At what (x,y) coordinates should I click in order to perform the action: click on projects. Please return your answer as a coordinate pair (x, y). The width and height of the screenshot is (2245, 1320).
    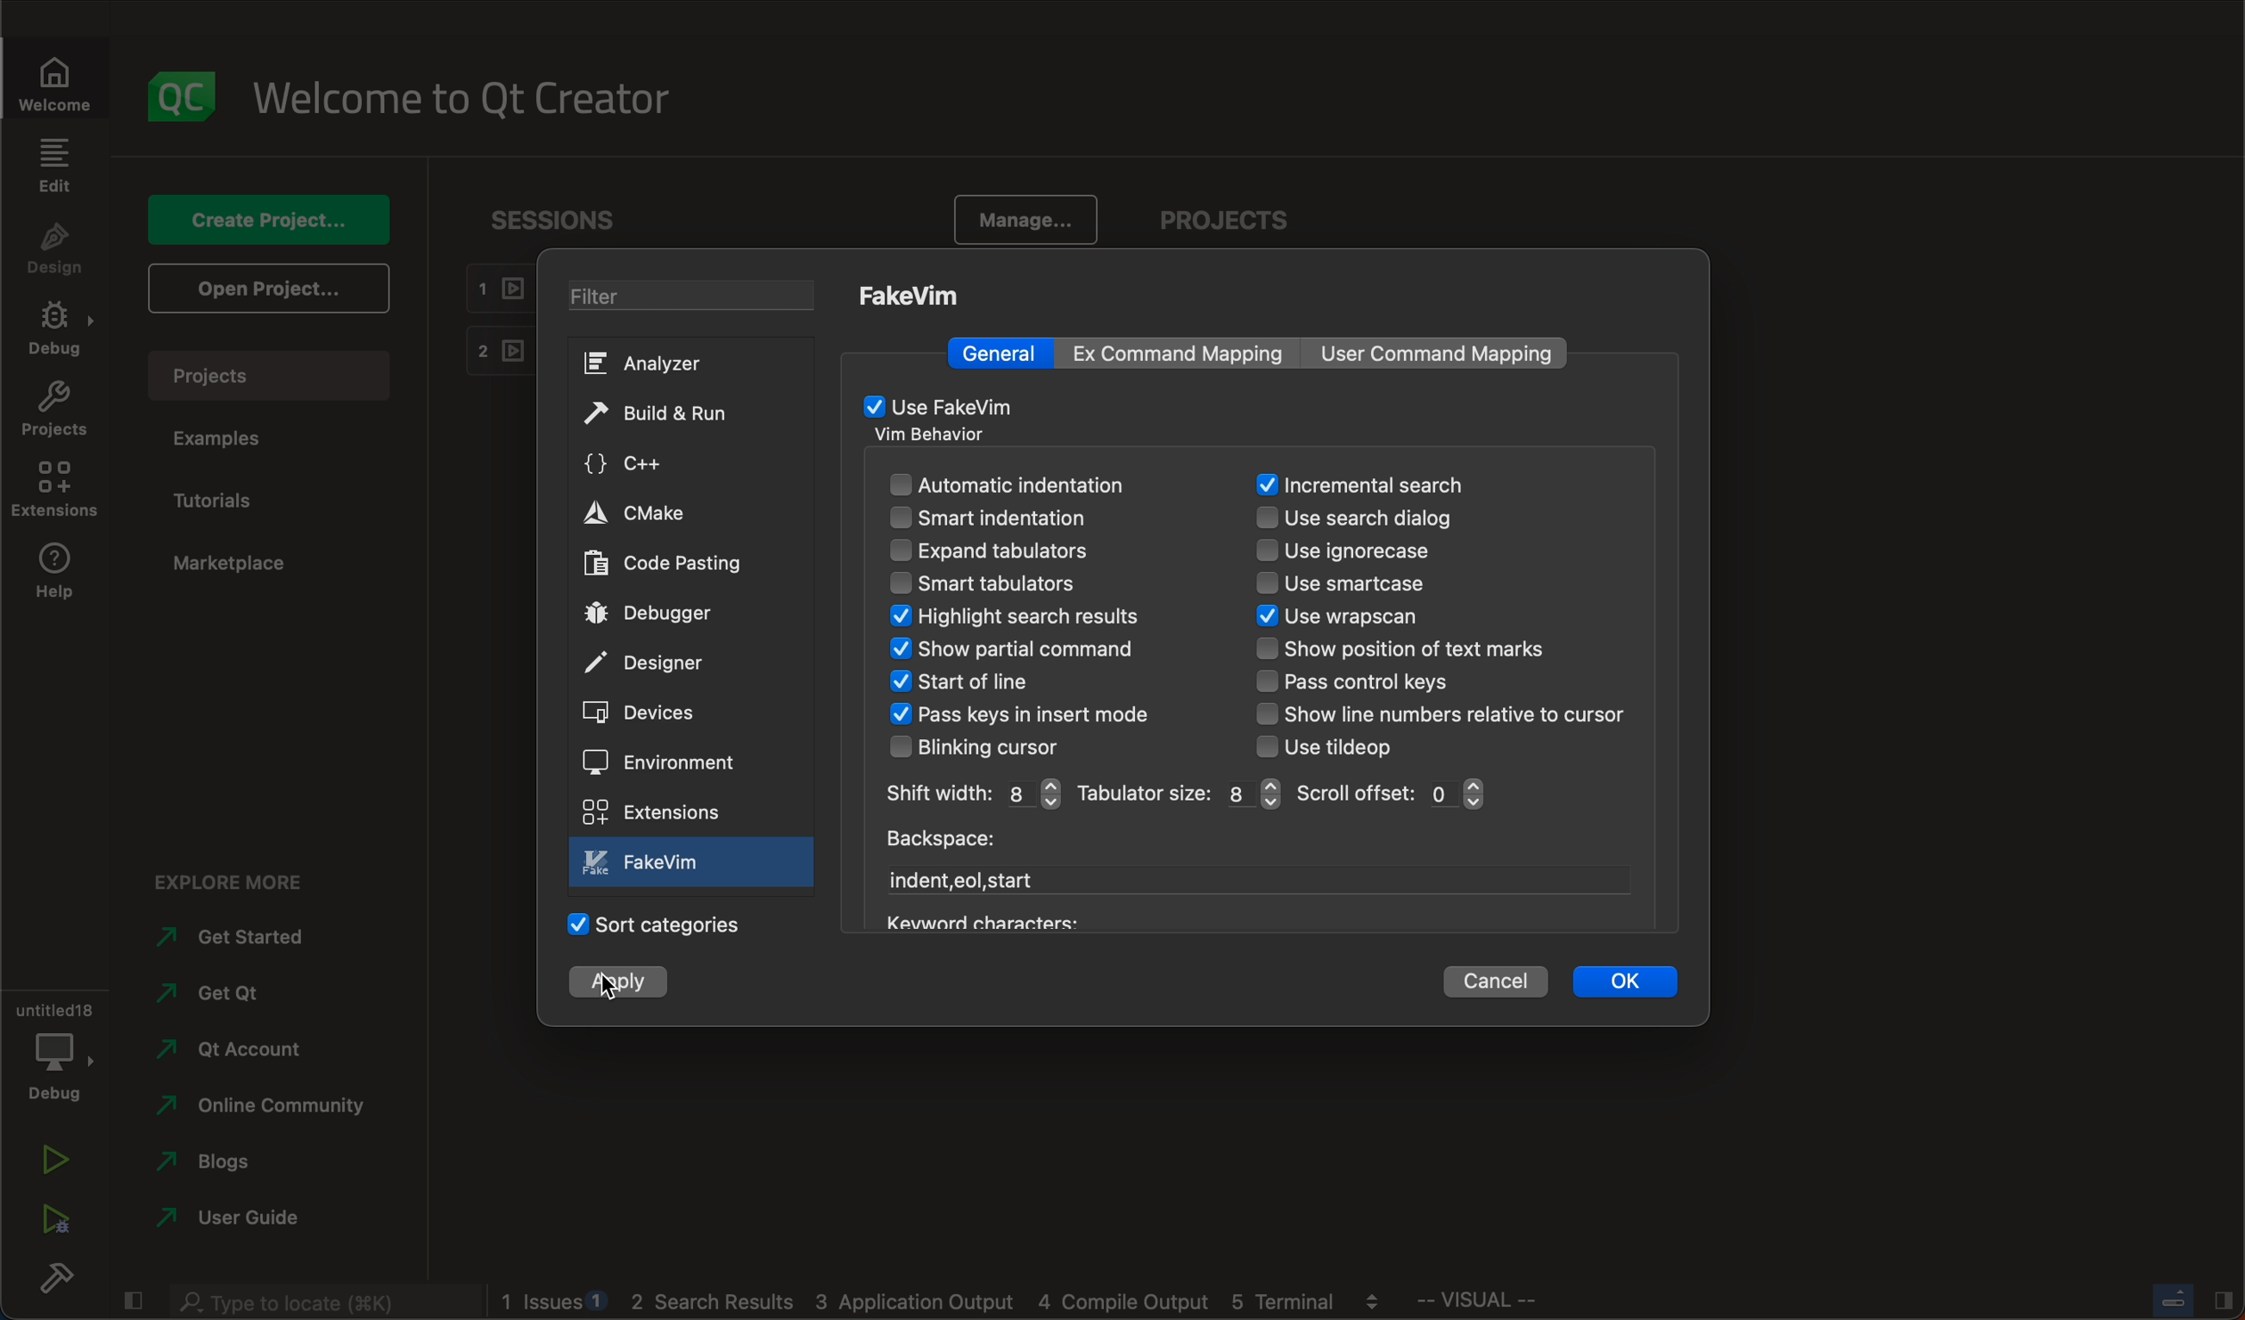
    Looking at the image, I should click on (58, 409).